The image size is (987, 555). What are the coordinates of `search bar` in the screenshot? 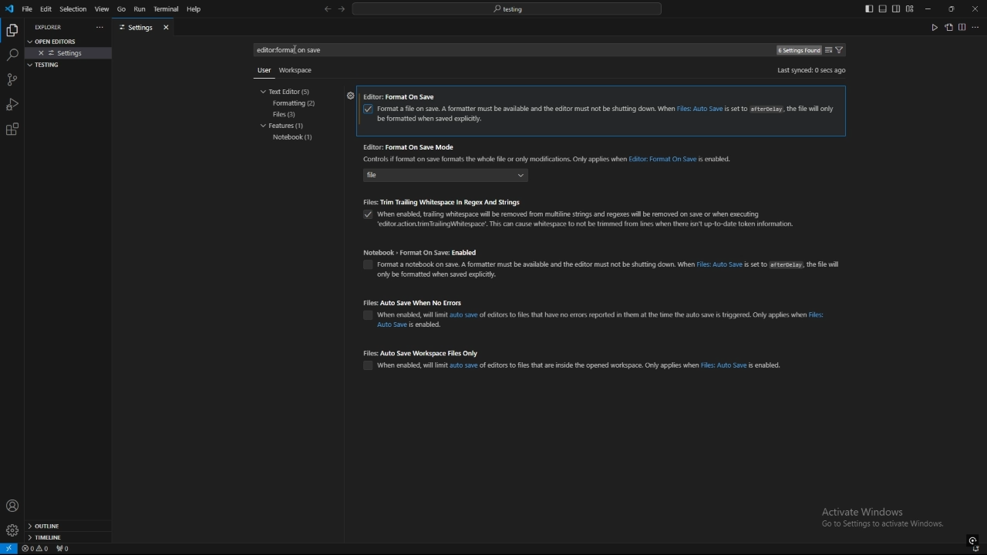 It's located at (507, 8).